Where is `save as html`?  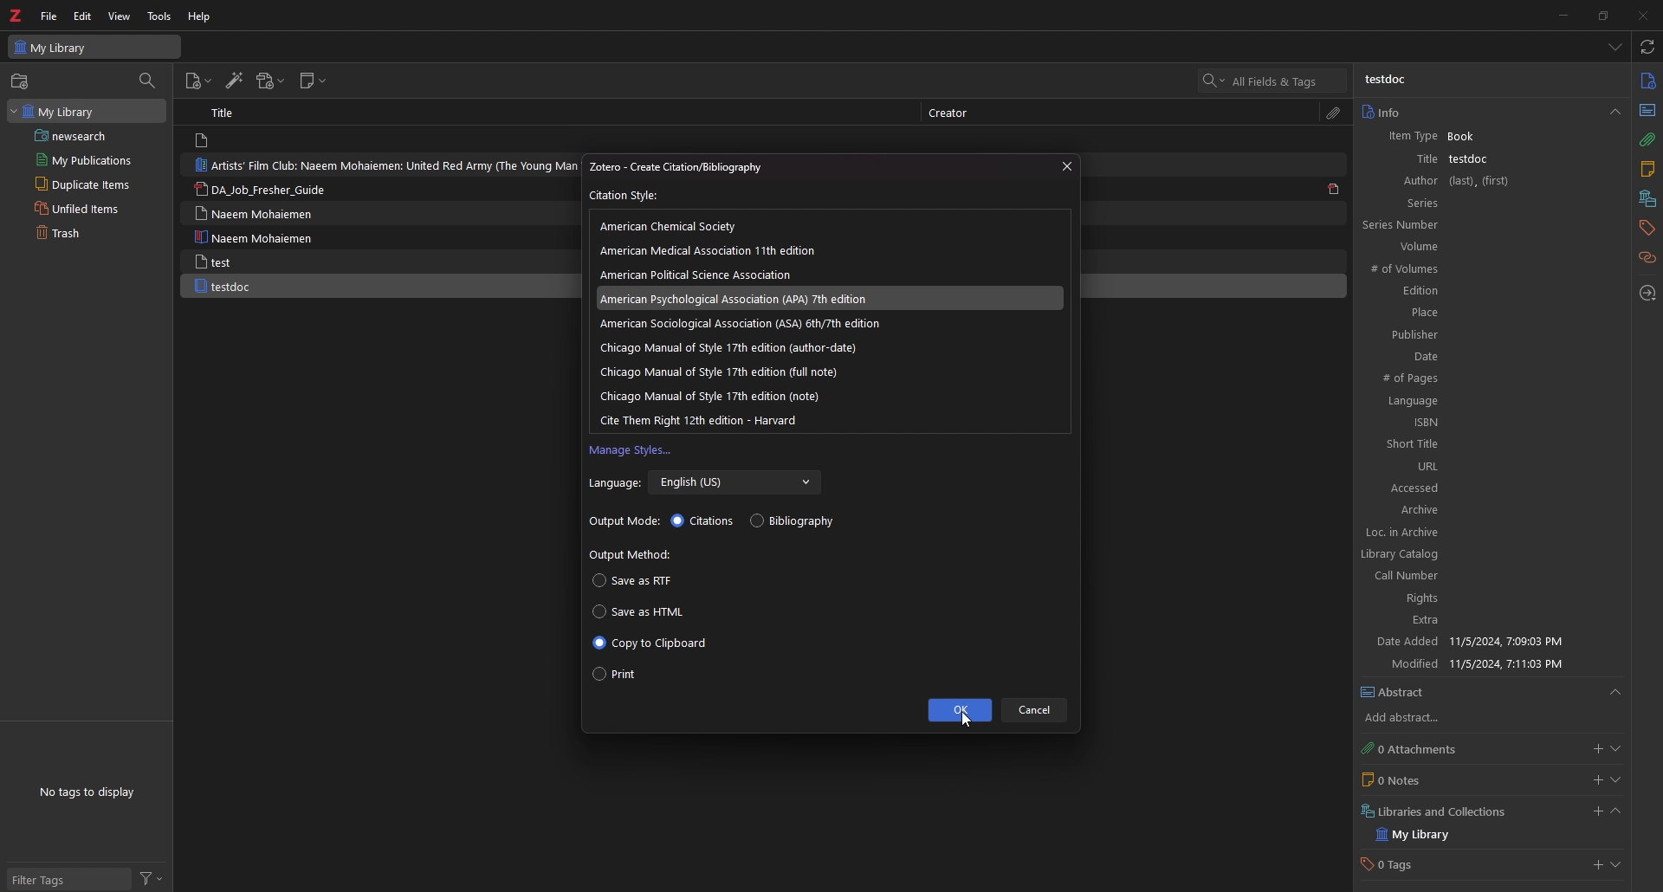 save as html is located at coordinates (643, 611).